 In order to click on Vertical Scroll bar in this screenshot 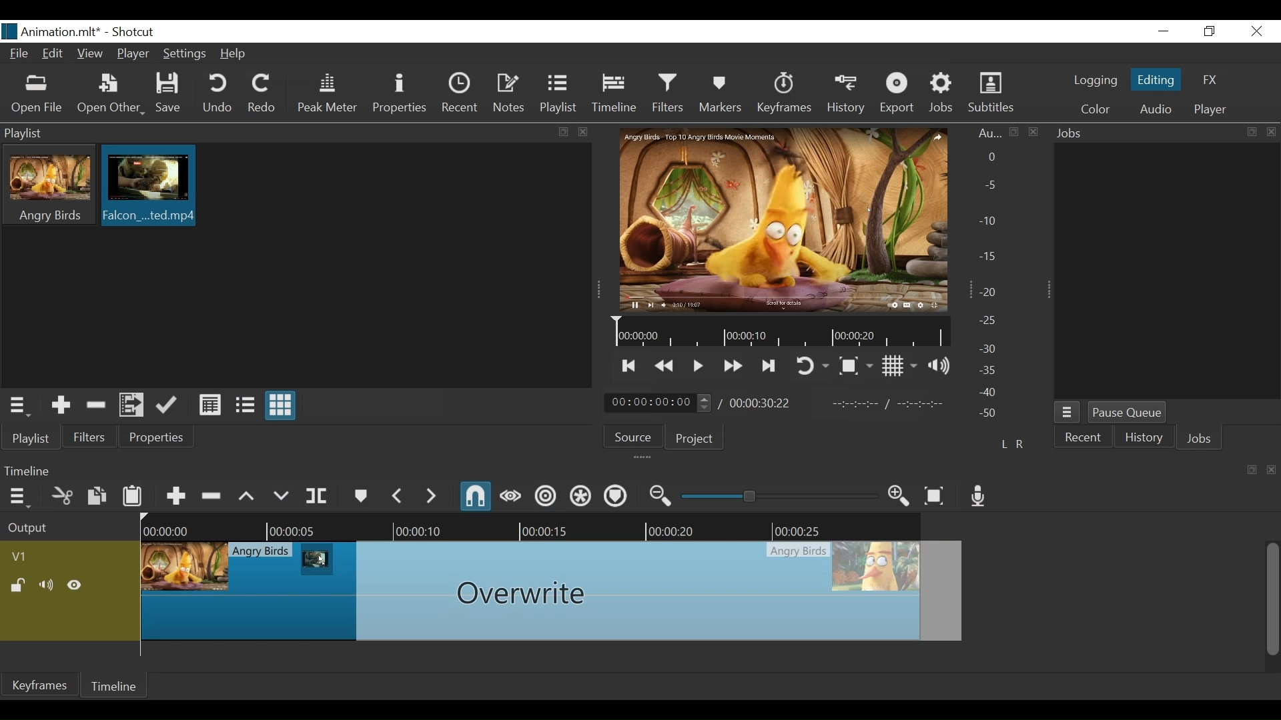, I will do `click(1273, 600)`.